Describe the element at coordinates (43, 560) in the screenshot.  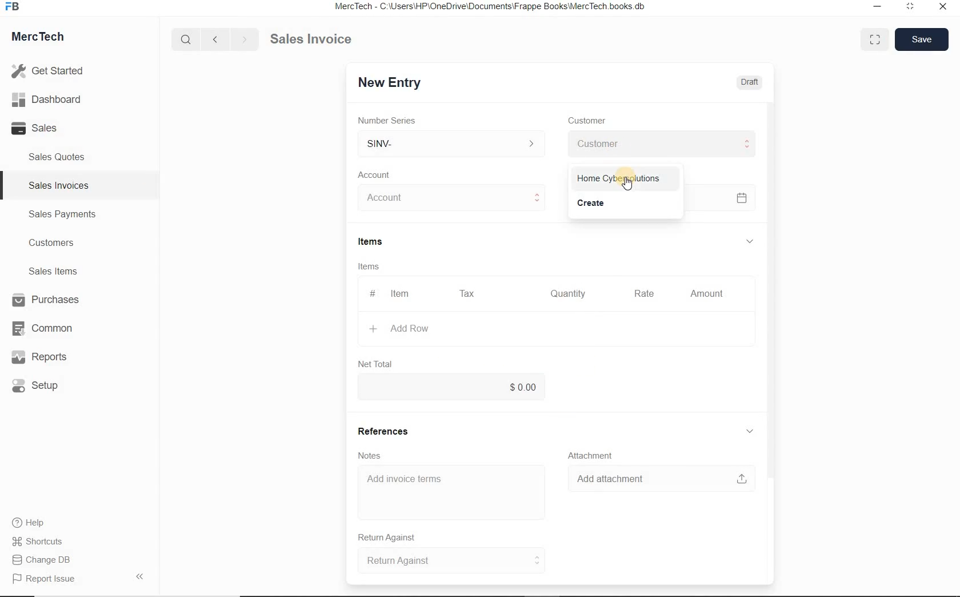
I see `Change DB` at that location.